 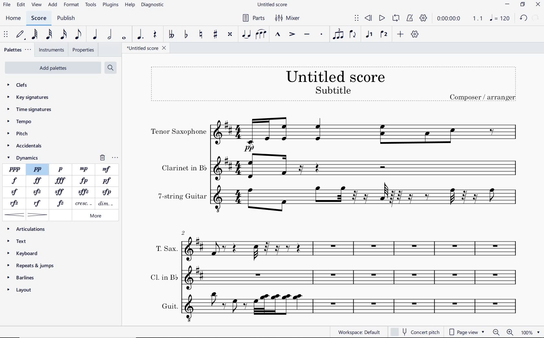 What do you see at coordinates (27, 229) in the screenshot?
I see `ARTICULATIONS` at bounding box center [27, 229].